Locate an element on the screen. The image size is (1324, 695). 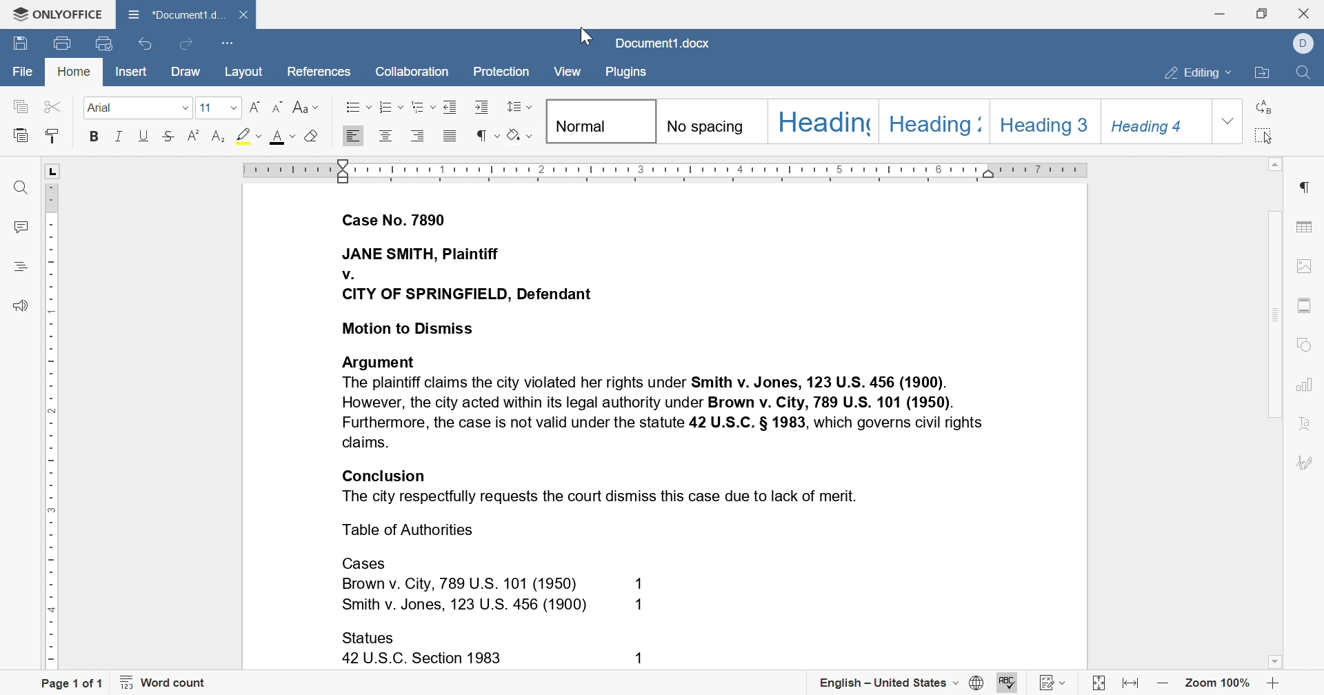
Case No. 7890

JANE SMITH, Plaintiff

v.

CITY OF SPRINGFIELD, Defendant

Motion to Dismiss

Argument

The plaintiff claims the city violated her rights under Smith v. Jones, 123 U.S. 456 (1900).
However, the city acted within its legal authority under Brown v. City, 789 U.S. 101 (1950).
Furthermore, the case is not valid under the statute 42 U.S.C. § 1983, which governs civil rights
claims.

Conclusion

The city respectfully requests the court dismiss this case due to lack of merit. is located at coordinates (668, 356).